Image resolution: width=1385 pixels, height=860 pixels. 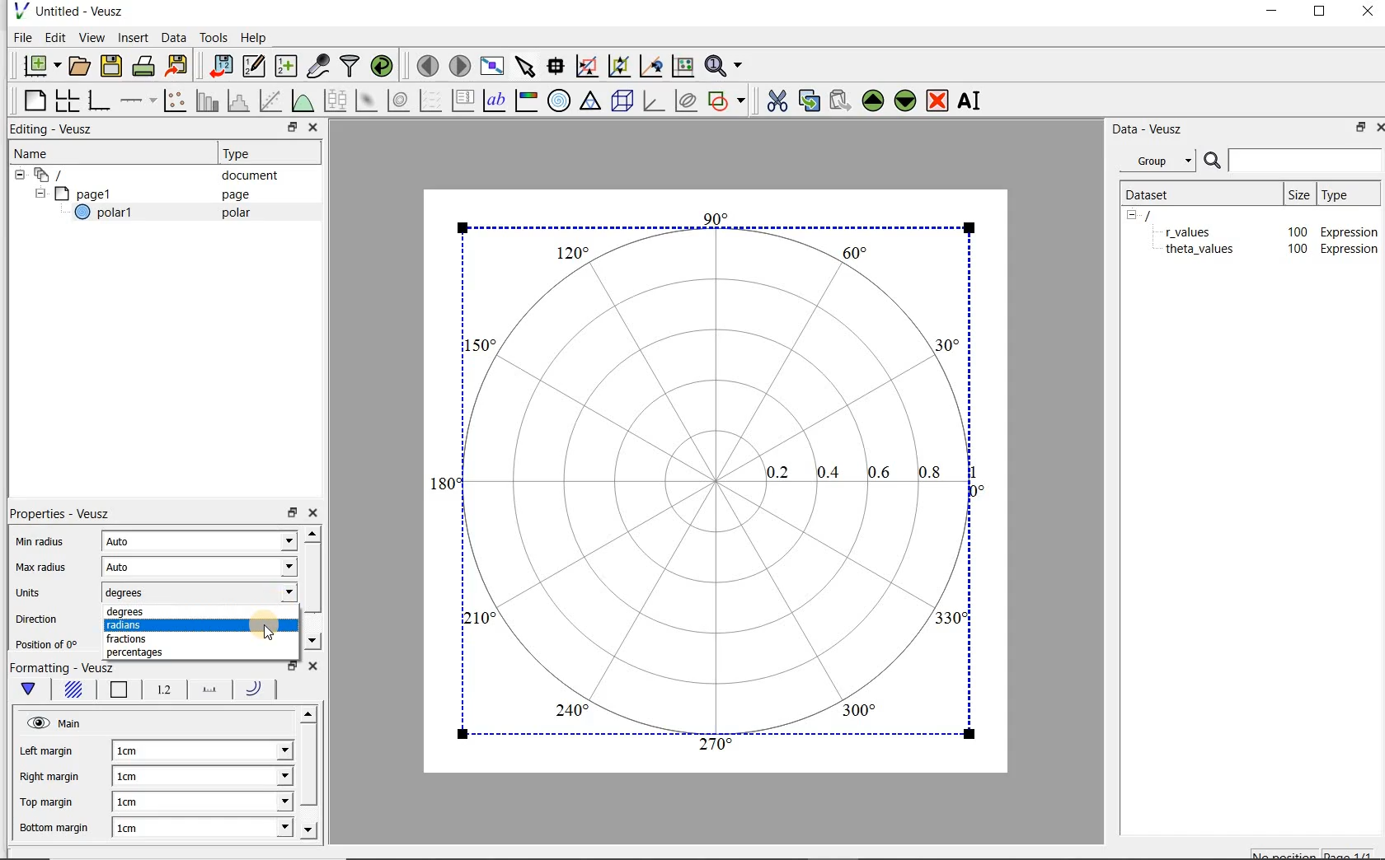 I want to click on Paste widget from the clipboard, so click(x=843, y=100).